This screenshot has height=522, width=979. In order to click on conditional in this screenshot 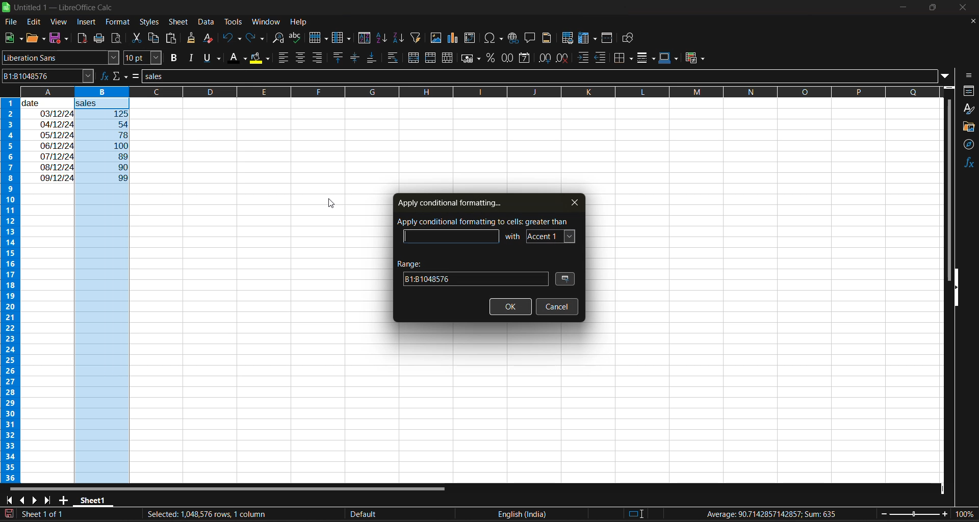, I will do `click(693, 59)`.